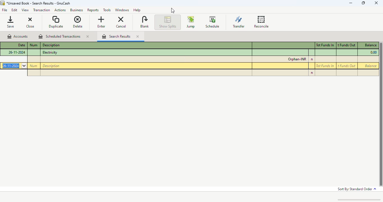  What do you see at coordinates (191, 22) in the screenshot?
I see `jump` at bounding box center [191, 22].